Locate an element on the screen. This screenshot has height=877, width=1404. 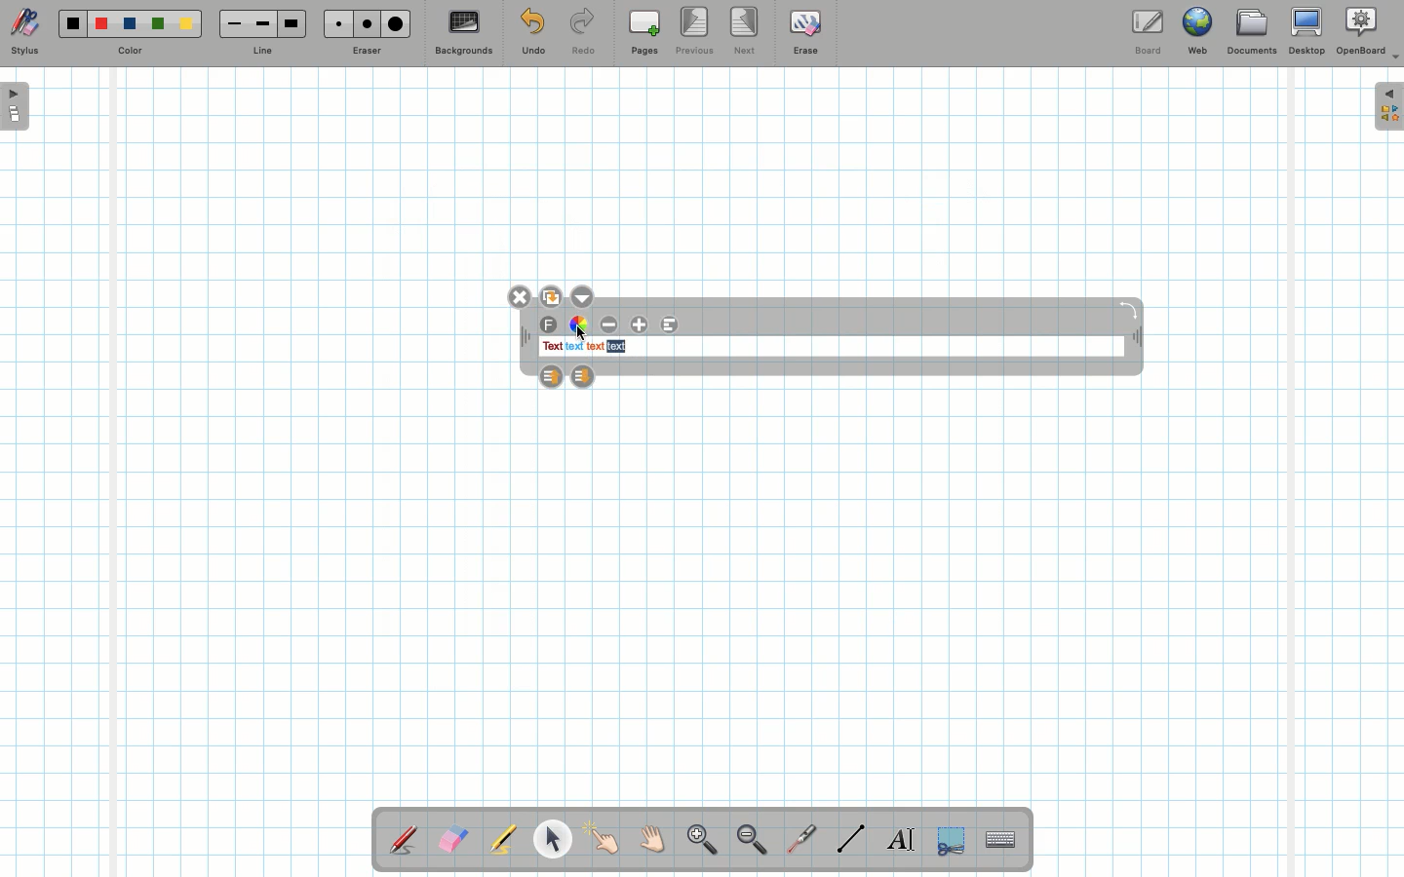
Yellow is located at coordinates (186, 23).